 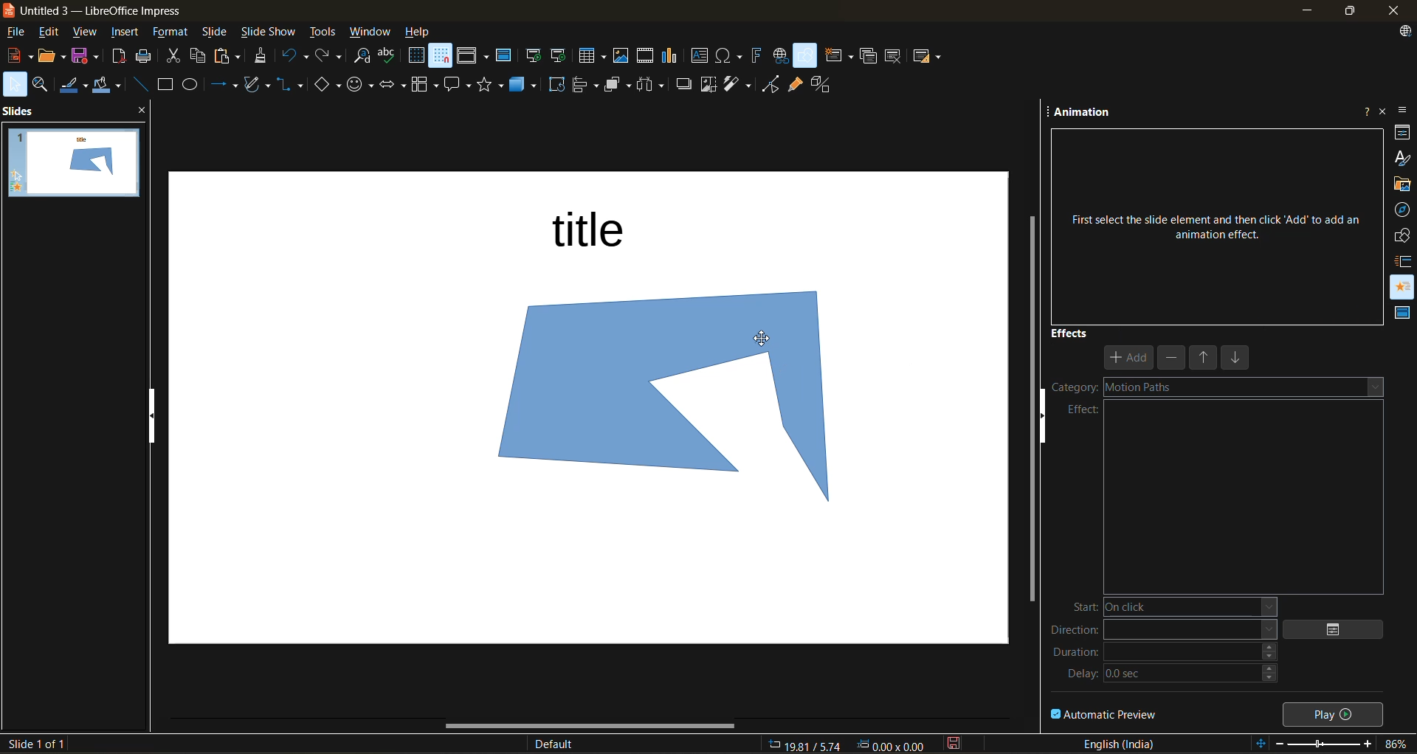 What do you see at coordinates (1402, 186) in the screenshot?
I see `gallery` at bounding box center [1402, 186].